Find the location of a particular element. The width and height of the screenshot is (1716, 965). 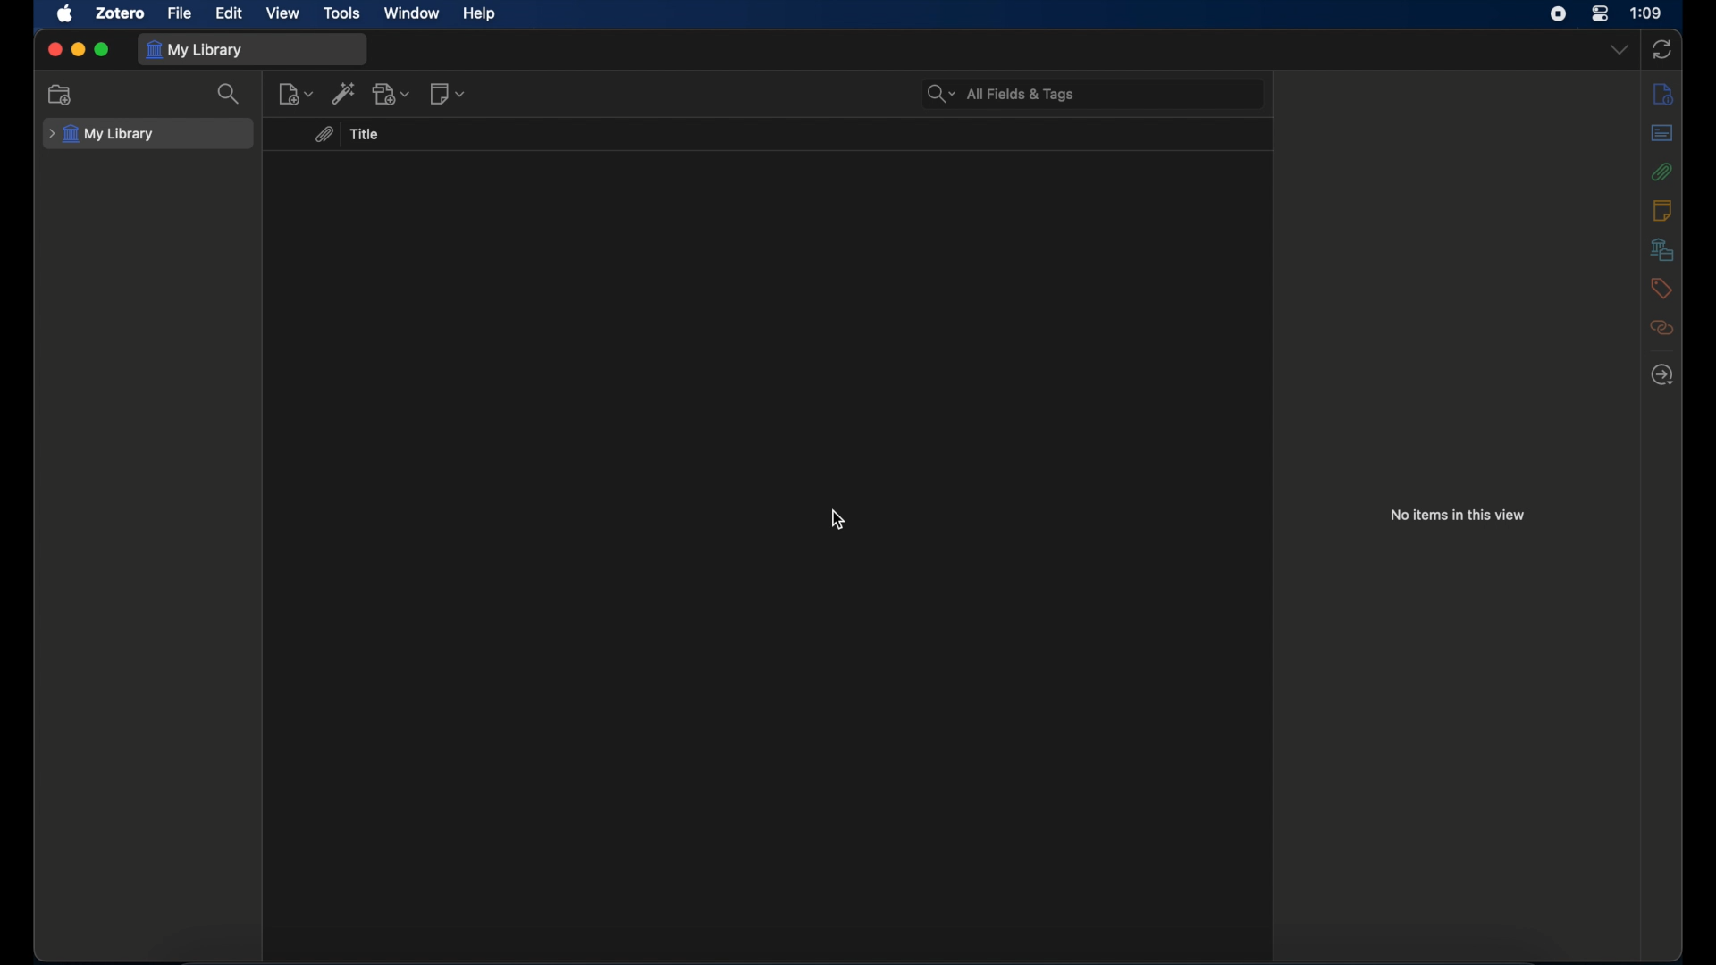

close is located at coordinates (55, 48).